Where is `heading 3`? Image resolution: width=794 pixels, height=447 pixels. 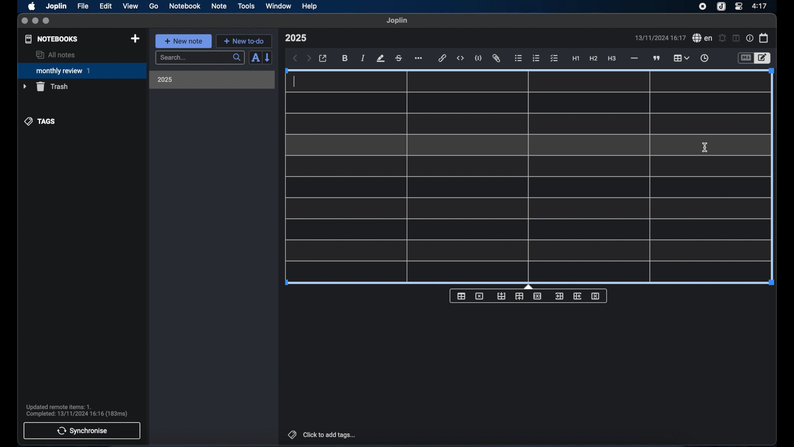 heading 3 is located at coordinates (612, 59).